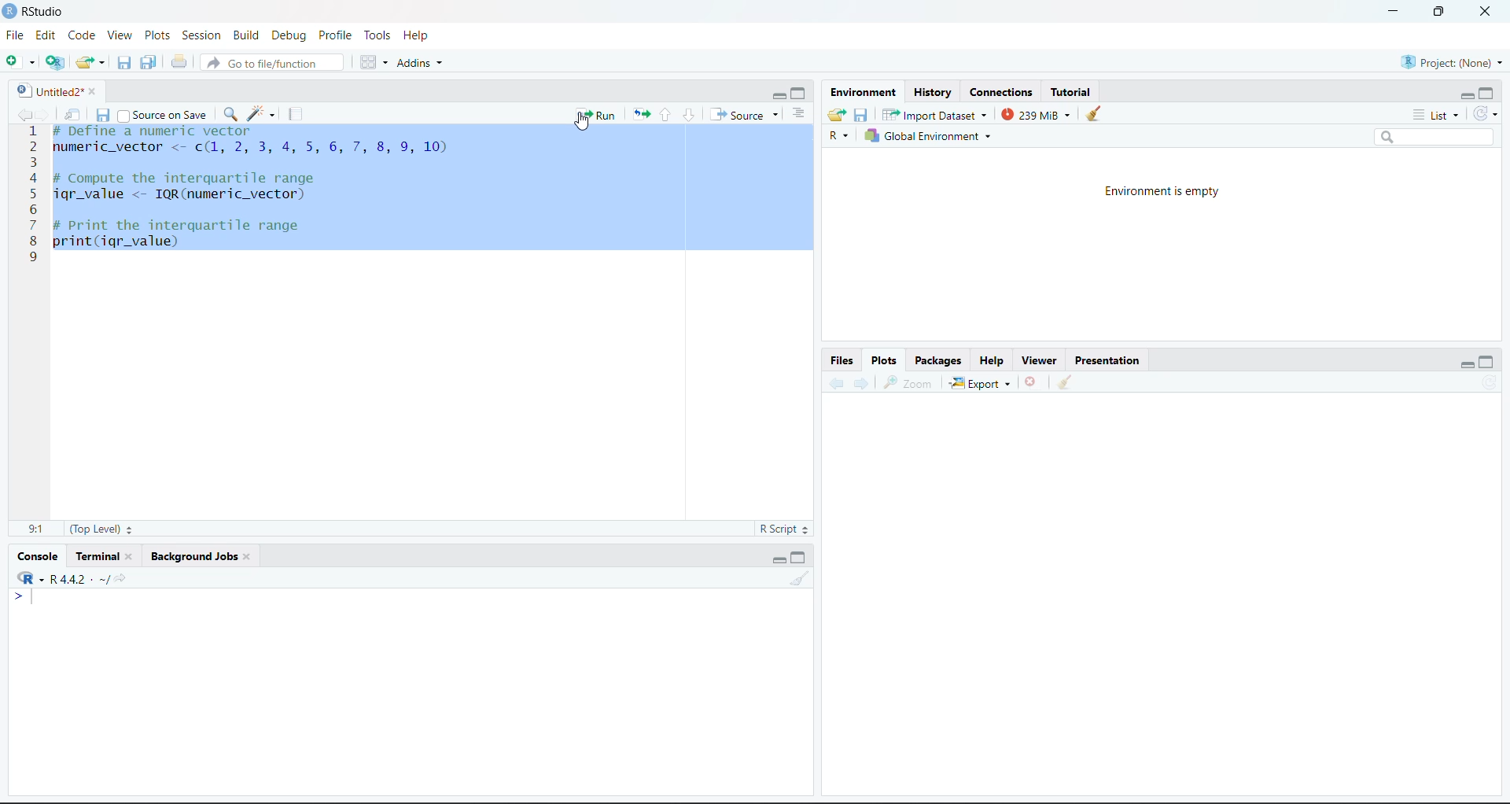 Image resolution: width=1510 pixels, height=804 pixels. What do you see at coordinates (290, 35) in the screenshot?
I see `Debug` at bounding box center [290, 35].